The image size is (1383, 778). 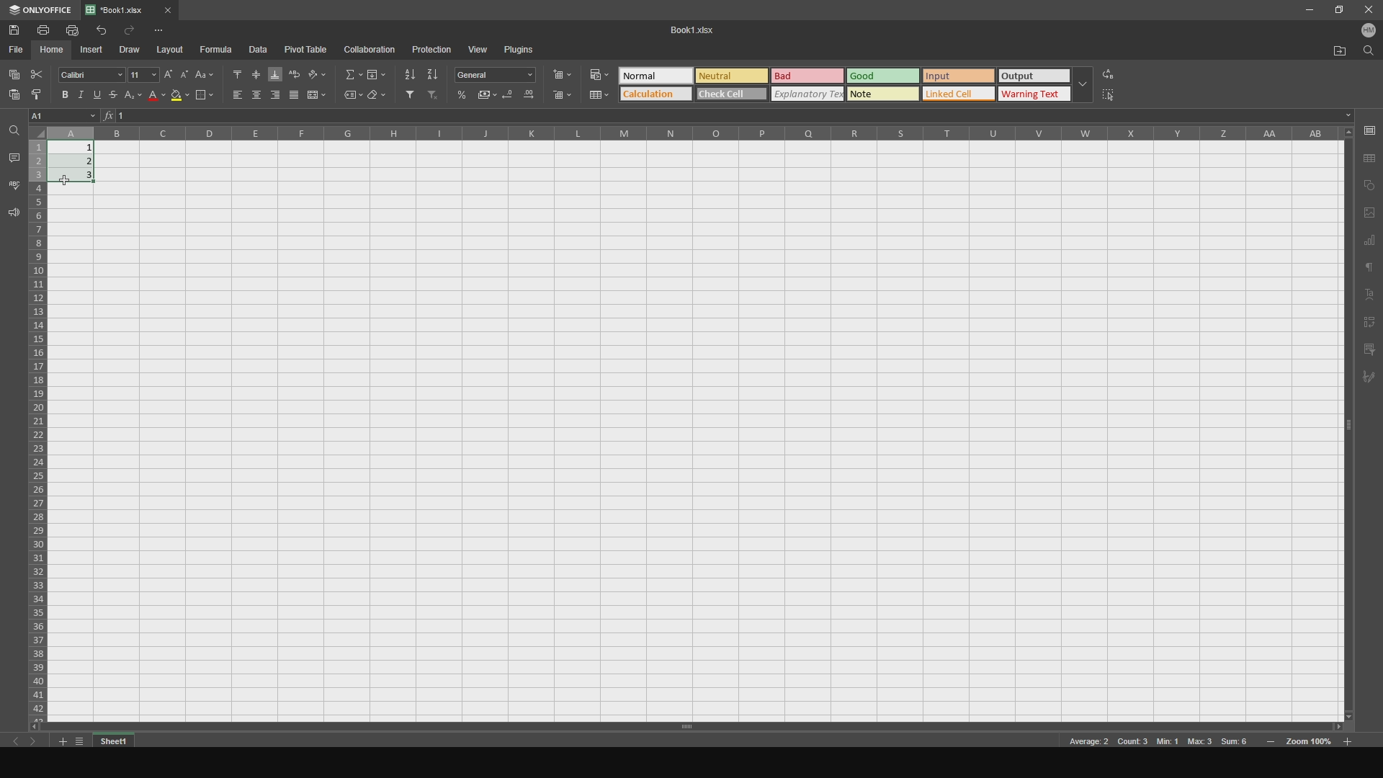 I want to click on orientation, so click(x=319, y=73).